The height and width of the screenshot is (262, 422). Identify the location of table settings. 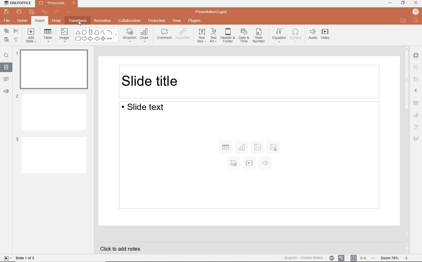
(416, 103).